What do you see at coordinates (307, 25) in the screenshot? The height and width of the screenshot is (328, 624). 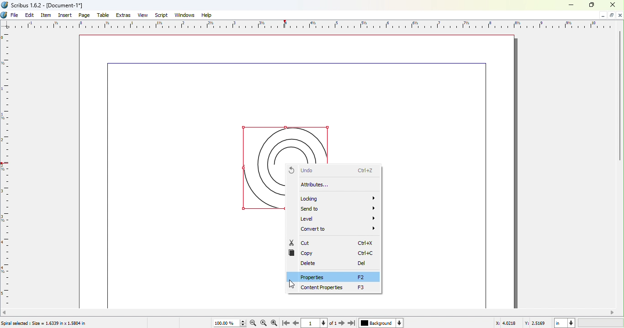 I see `Horizontal ruler` at bounding box center [307, 25].